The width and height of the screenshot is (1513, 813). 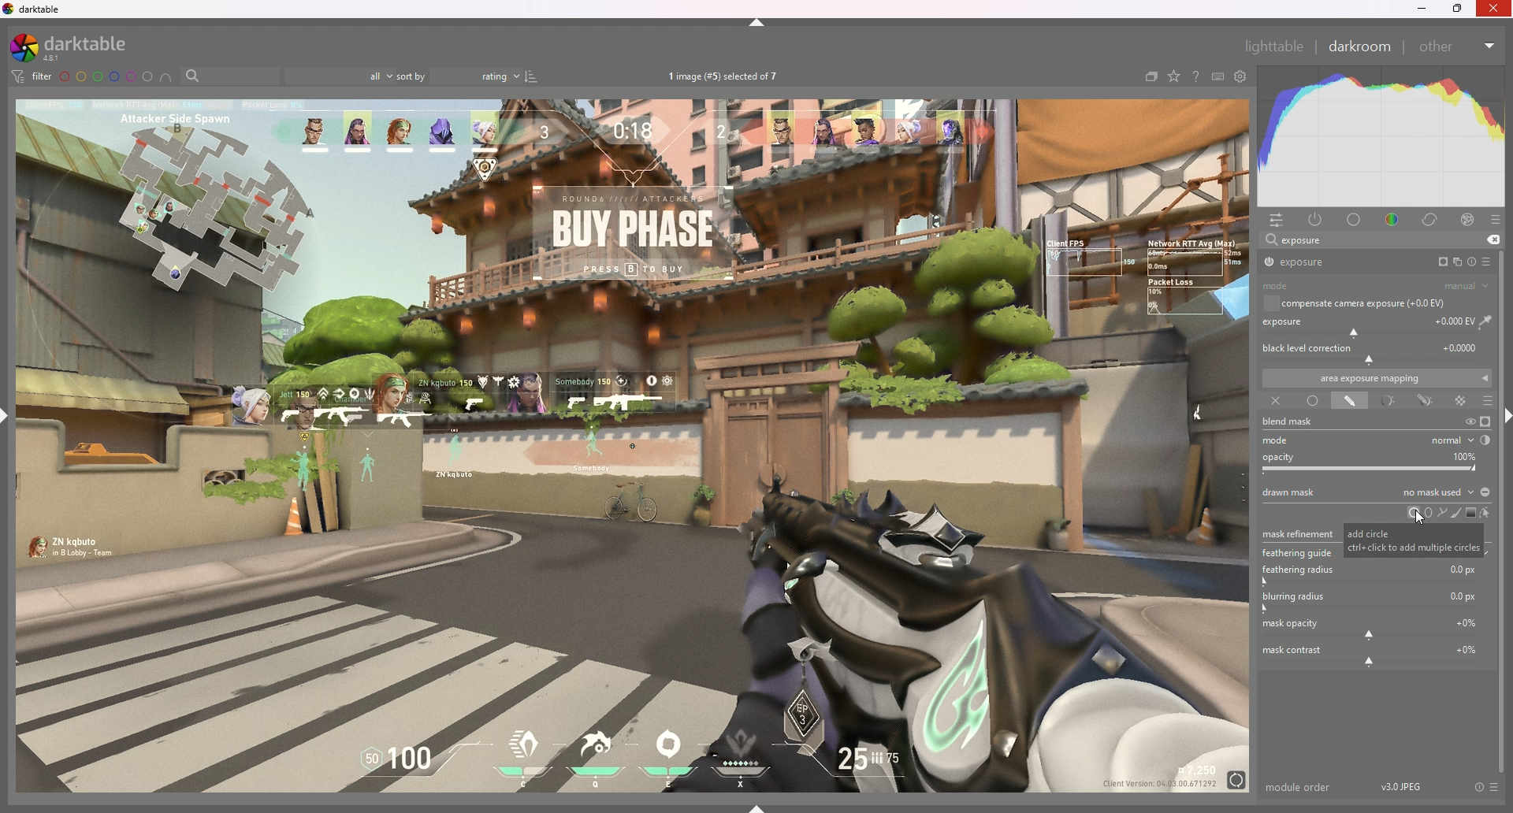 What do you see at coordinates (1175, 76) in the screenshot?
I see `change type of overlays` at bounding box center [1175, 76].